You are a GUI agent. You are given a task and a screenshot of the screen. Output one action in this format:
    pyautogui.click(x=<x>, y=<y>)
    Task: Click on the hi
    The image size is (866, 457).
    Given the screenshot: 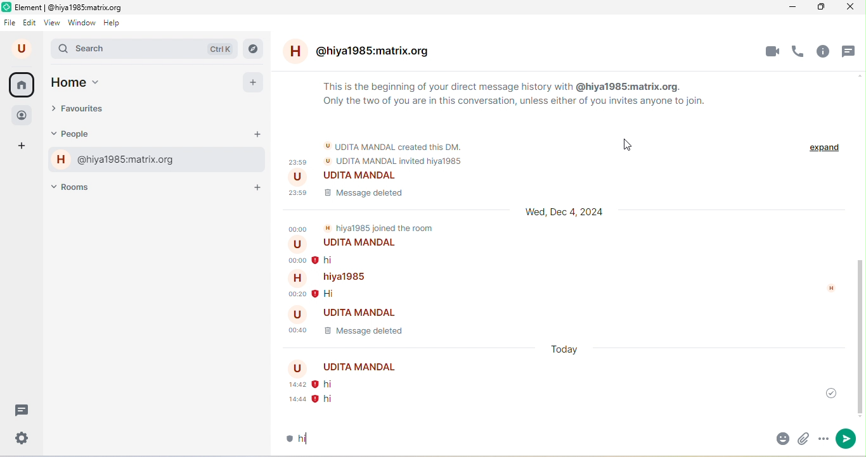 What is the action you would take?
    pyautogui.click(x=332, y=384)
    